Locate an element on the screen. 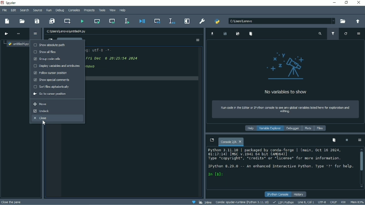 This screenshot has height=205, width=365. Run selection or current line is located at coordinates (127, 21).